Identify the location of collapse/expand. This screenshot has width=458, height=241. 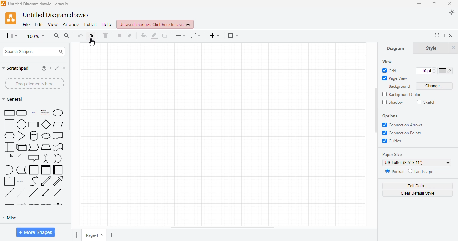
(451, 35).